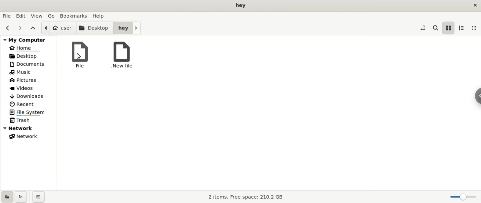 This screenshot has width=481, height=203. What do you see at coordinates (23, 196) in the screenshot?
I see `show treeview` at bounding box center [23, 196].